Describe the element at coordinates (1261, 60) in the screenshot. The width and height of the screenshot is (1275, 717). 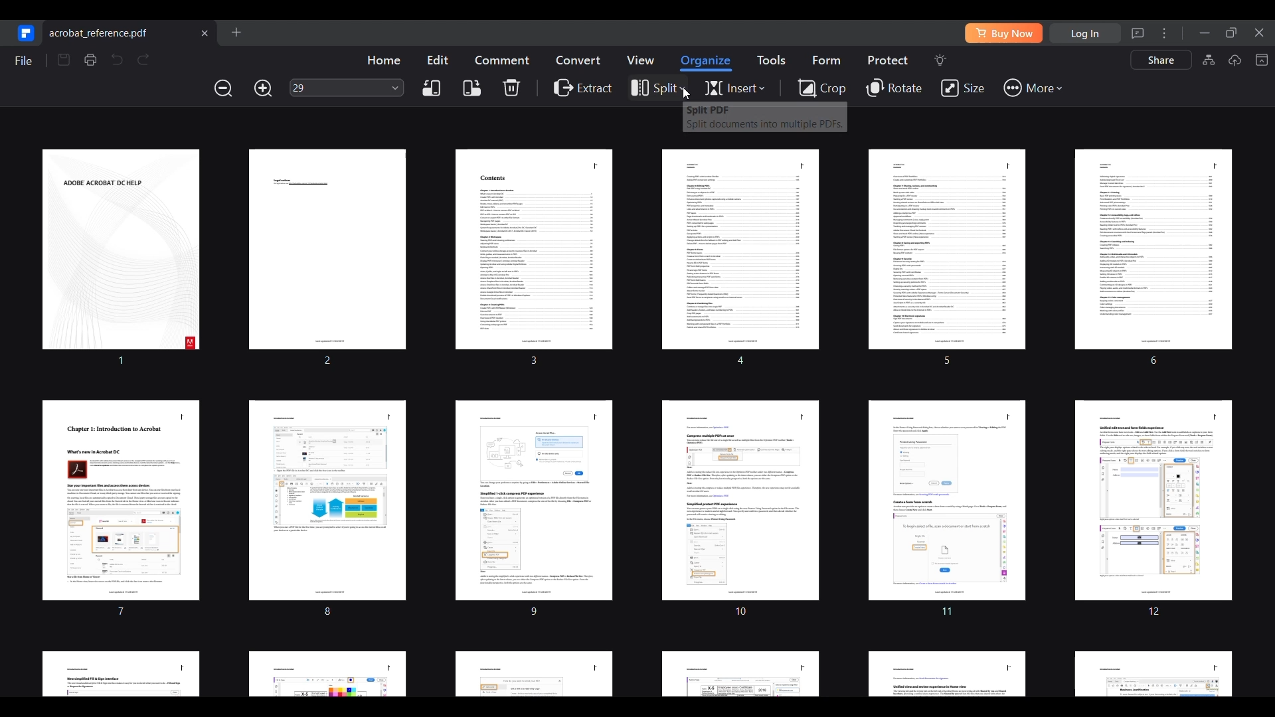
I see `Collapse toolbar` at that location.